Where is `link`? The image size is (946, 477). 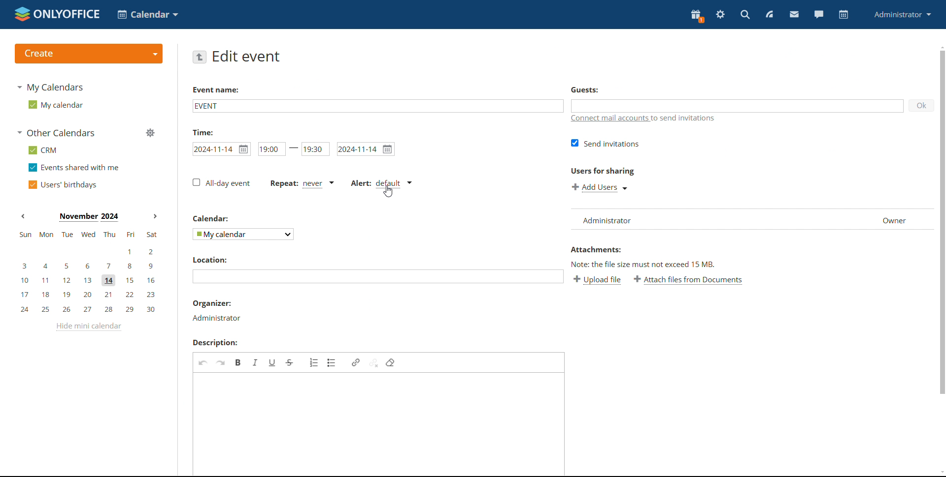
link is located at coordinates (355, 362).